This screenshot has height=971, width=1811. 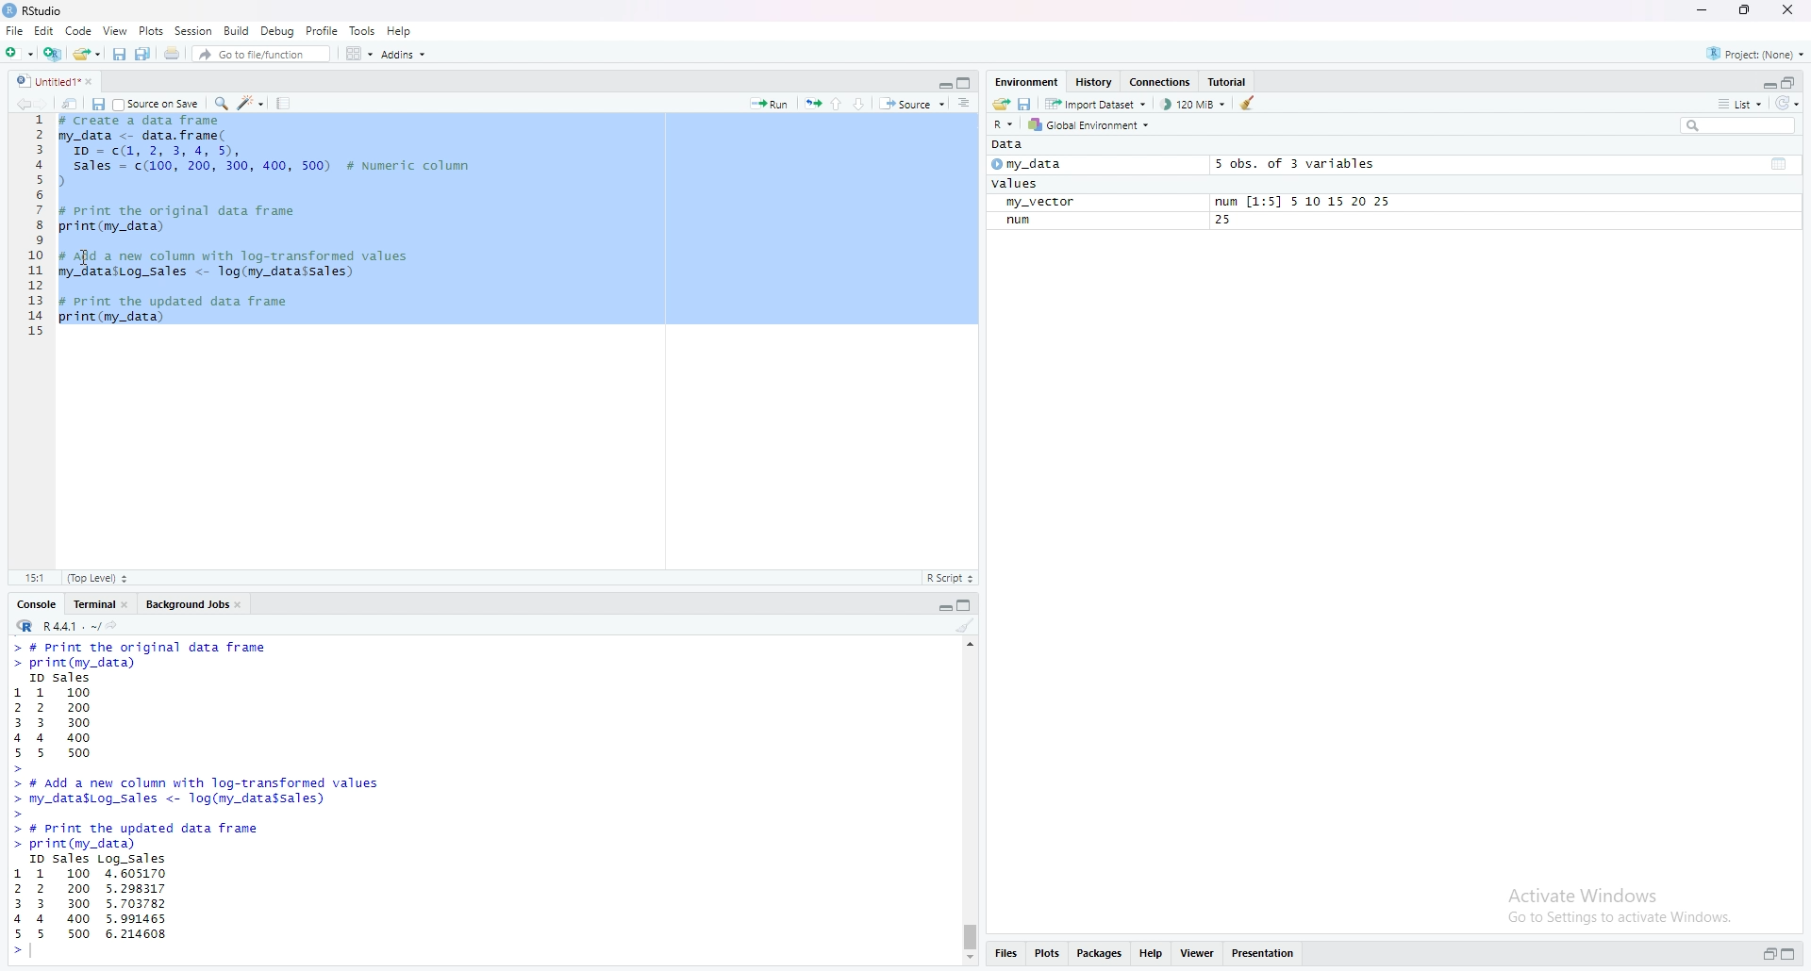 I want to click on close, so click(x=96, y=83).